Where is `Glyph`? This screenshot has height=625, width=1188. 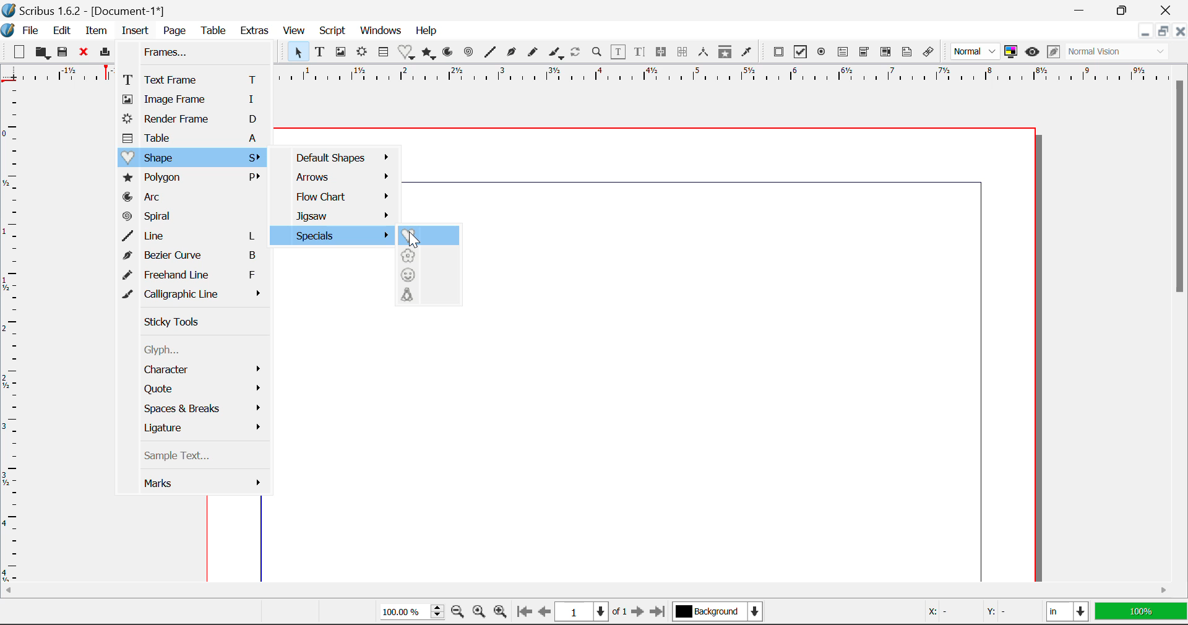 Glyph is located at coordinates (191, 351).